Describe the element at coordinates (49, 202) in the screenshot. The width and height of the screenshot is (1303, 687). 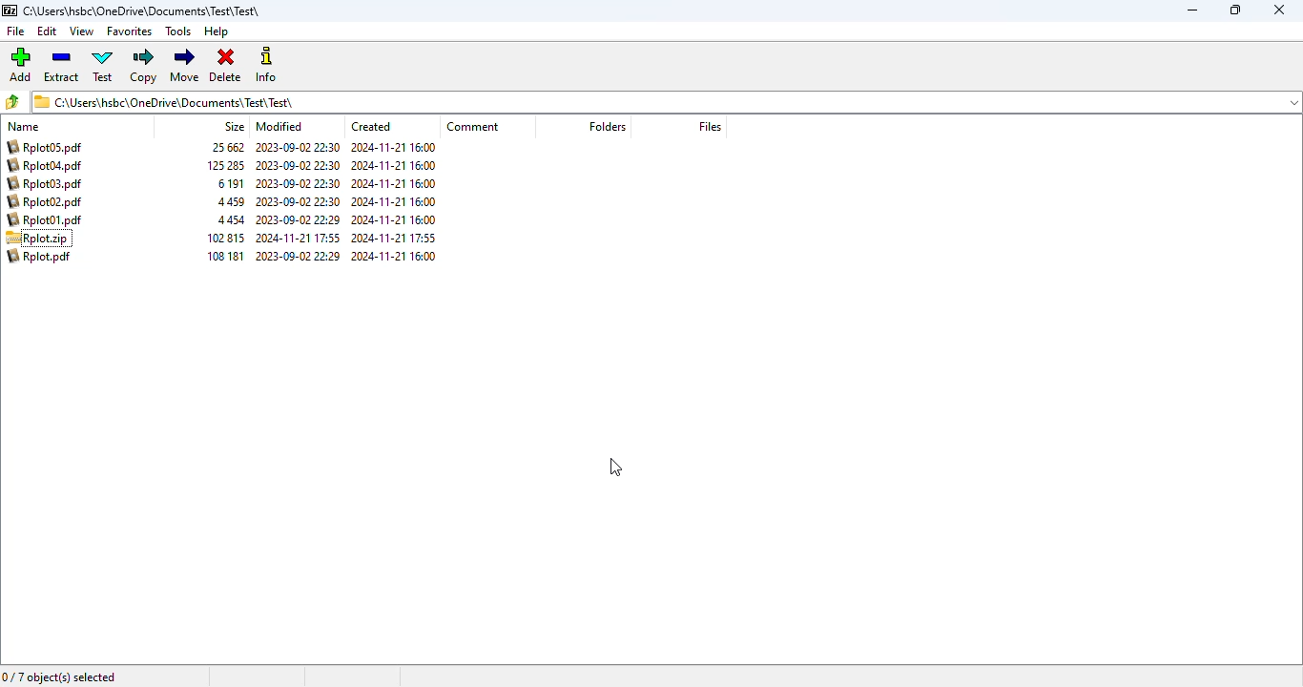
I see `Rplot02.pdf` at that location.